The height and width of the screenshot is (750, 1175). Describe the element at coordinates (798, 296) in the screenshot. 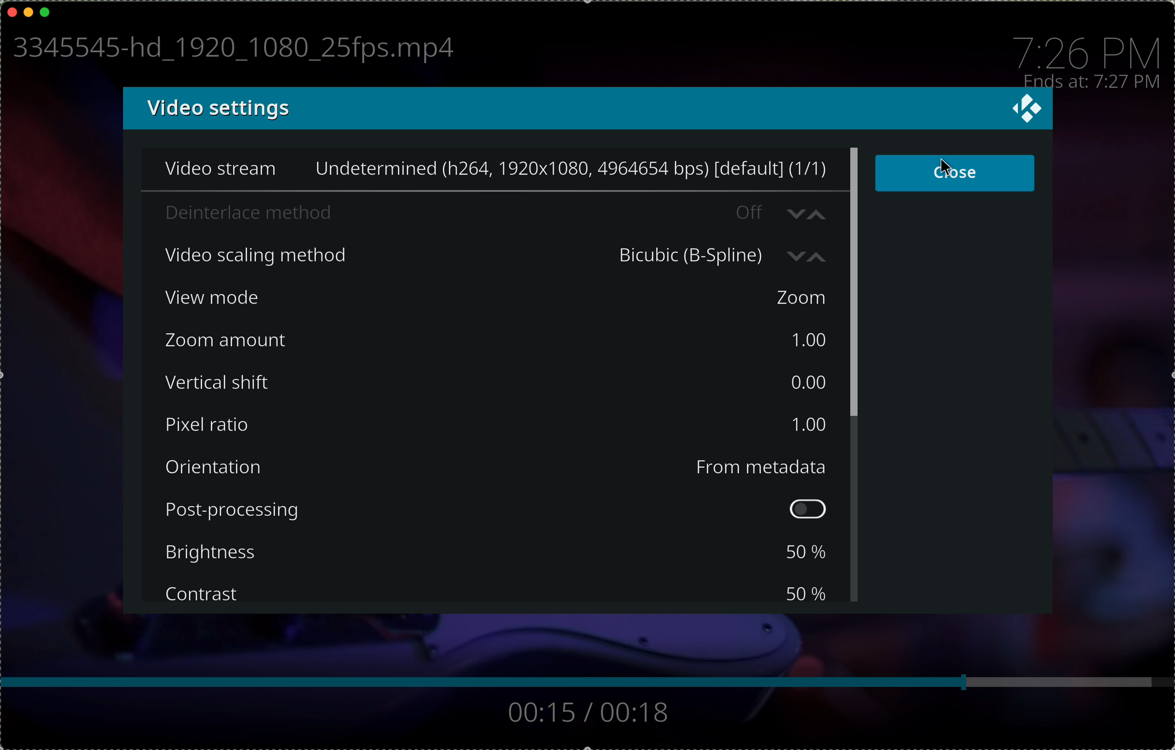

I see `Zoom` at that location.